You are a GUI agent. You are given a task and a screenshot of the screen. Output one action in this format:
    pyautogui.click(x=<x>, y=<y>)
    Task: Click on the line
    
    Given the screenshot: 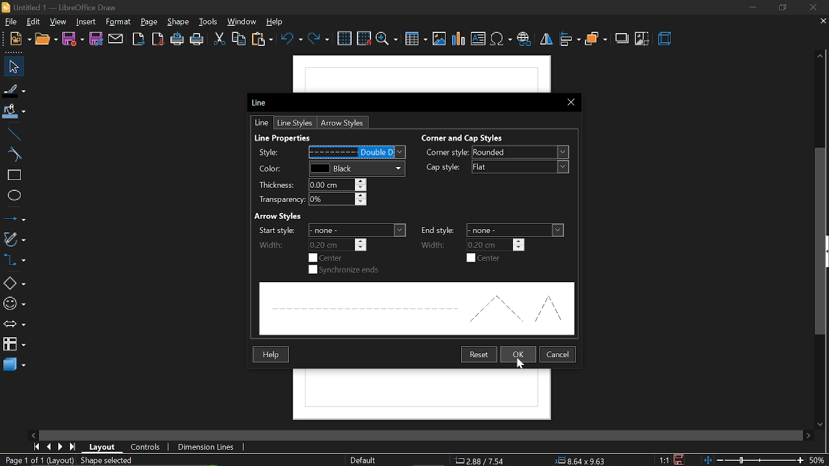 What is the action you would take?
    pyautogui.click(x=260, y=122)
    